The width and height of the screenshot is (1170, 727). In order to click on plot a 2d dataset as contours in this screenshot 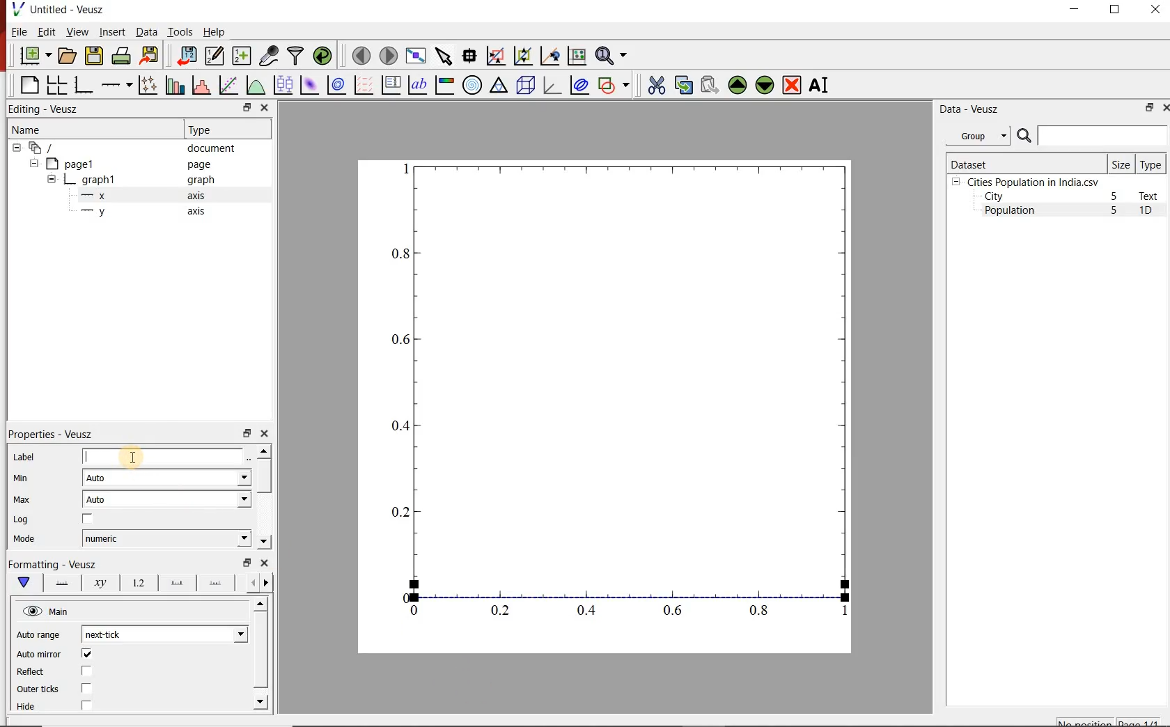, I will do `click(335, 84)`.